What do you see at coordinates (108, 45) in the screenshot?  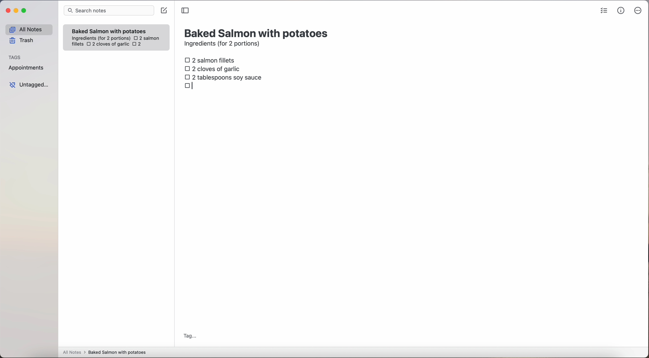 I see `2 cloves of garlic` at bounding box center [108, 45].